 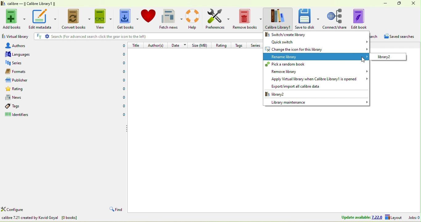 I want to click on save to disk, so click(x=307, y=18).